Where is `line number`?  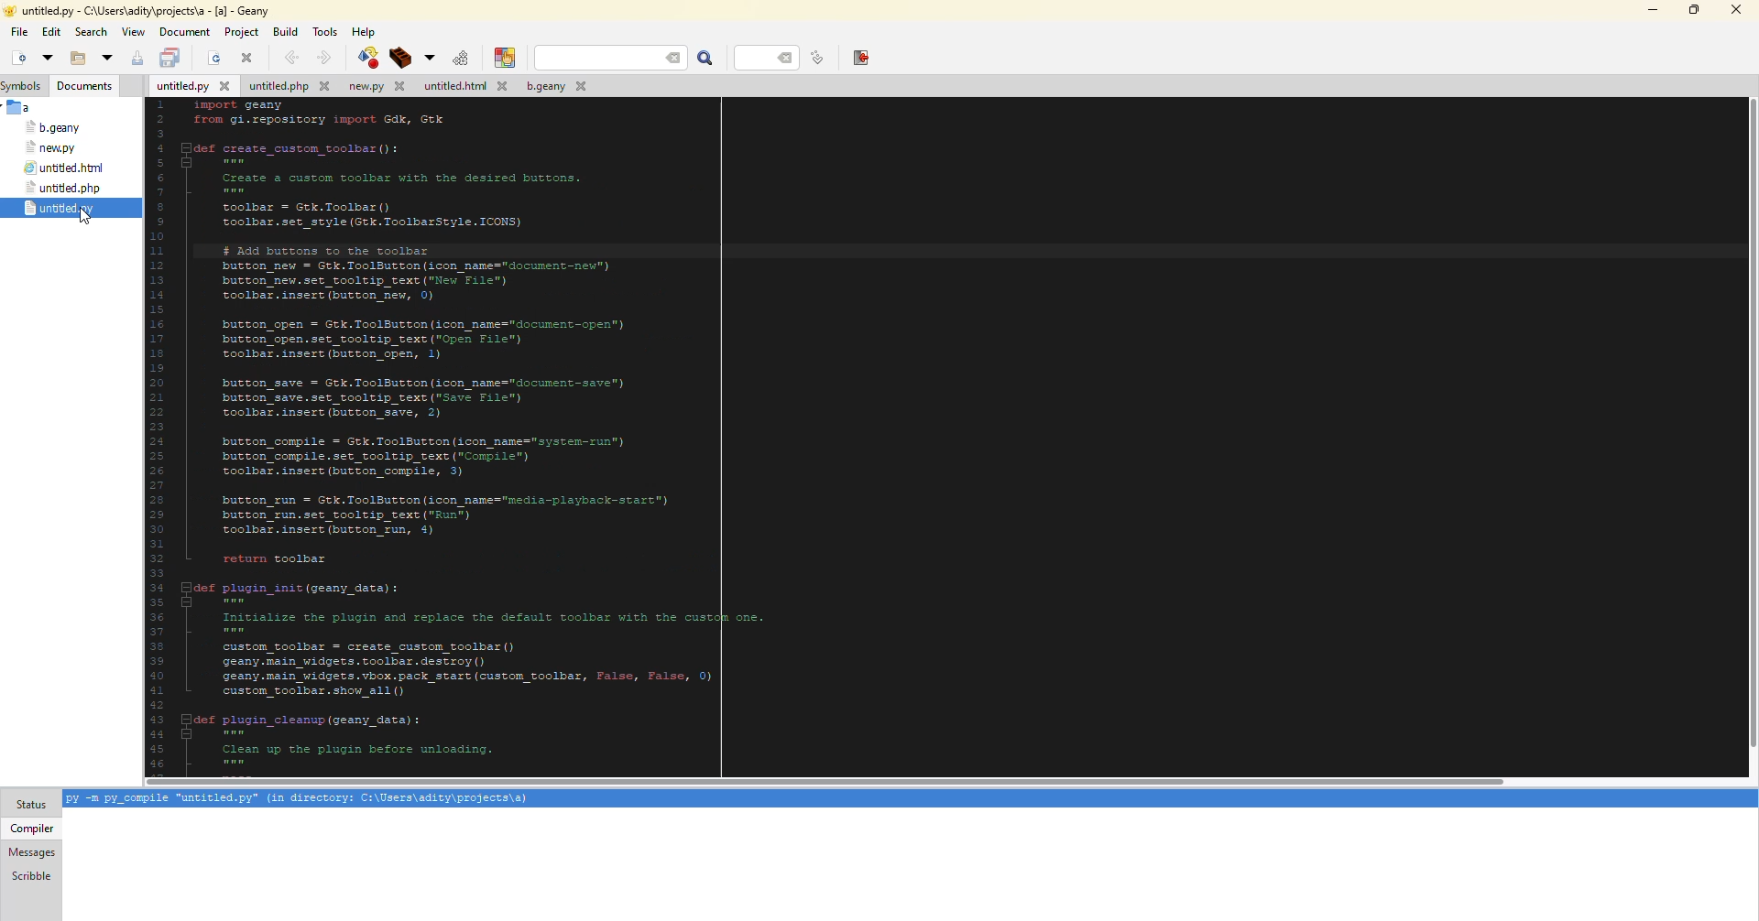 line number is located at coordinates (814, 59).